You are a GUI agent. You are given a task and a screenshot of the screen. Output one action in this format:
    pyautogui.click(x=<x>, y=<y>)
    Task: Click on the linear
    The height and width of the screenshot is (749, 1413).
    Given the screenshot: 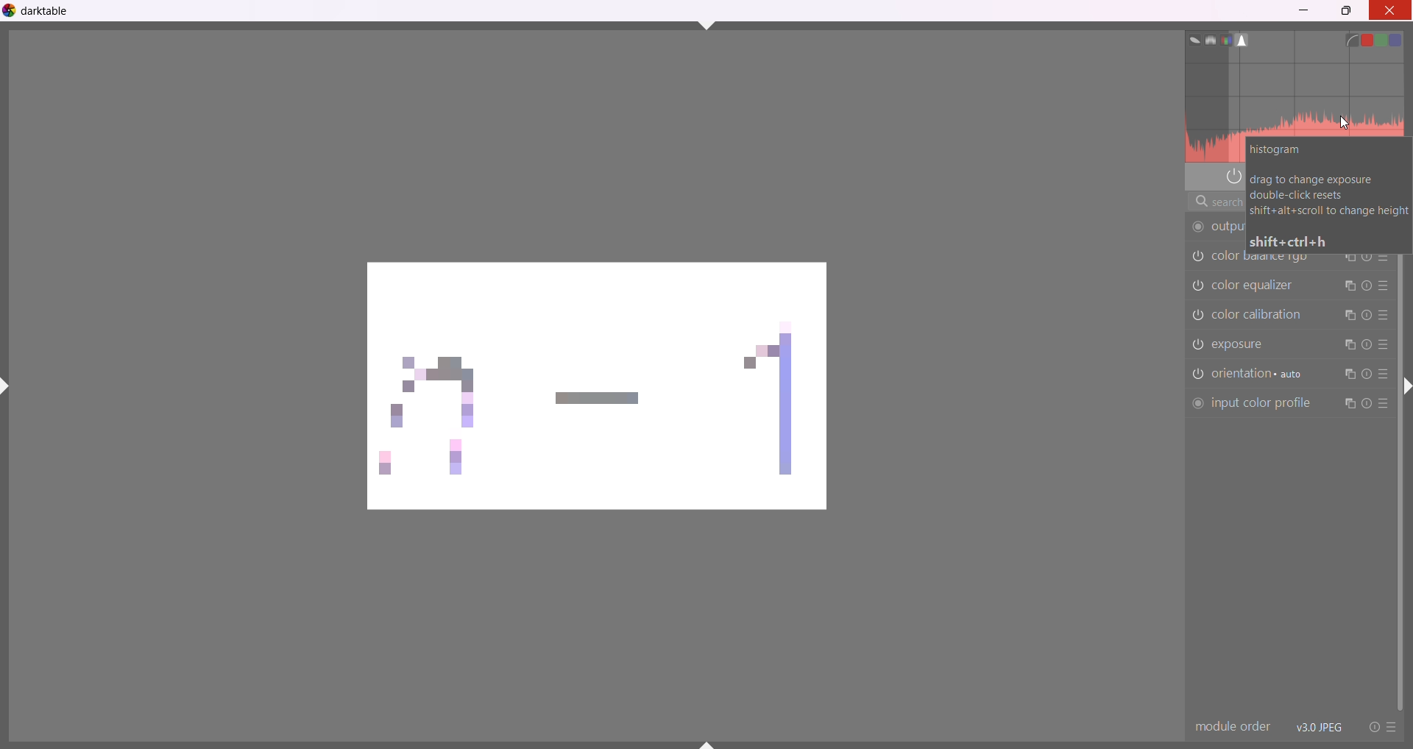 What is the action you would take?
    pyautogui.click(x=1352, y=39)
    